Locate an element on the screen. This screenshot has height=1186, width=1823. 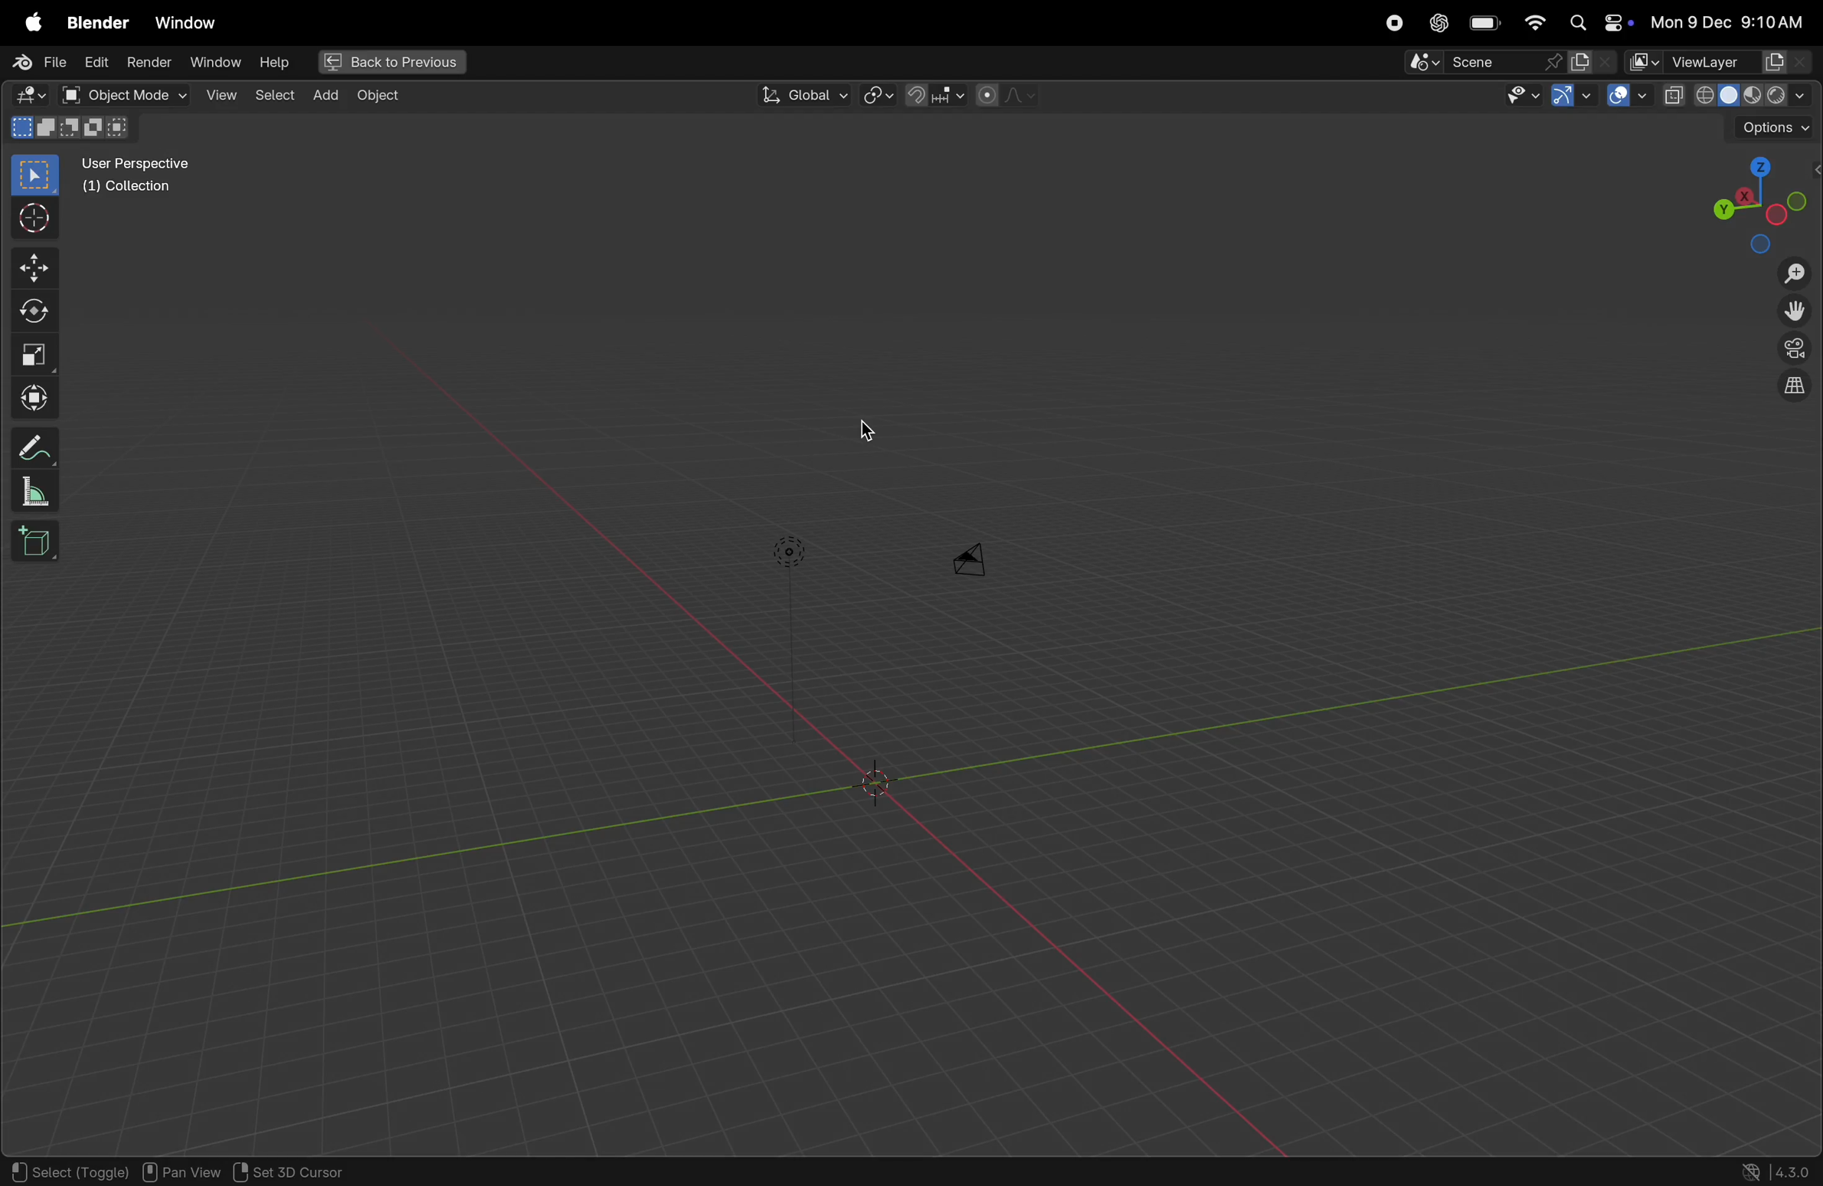
date and time is located at coordinates (1733, 21).